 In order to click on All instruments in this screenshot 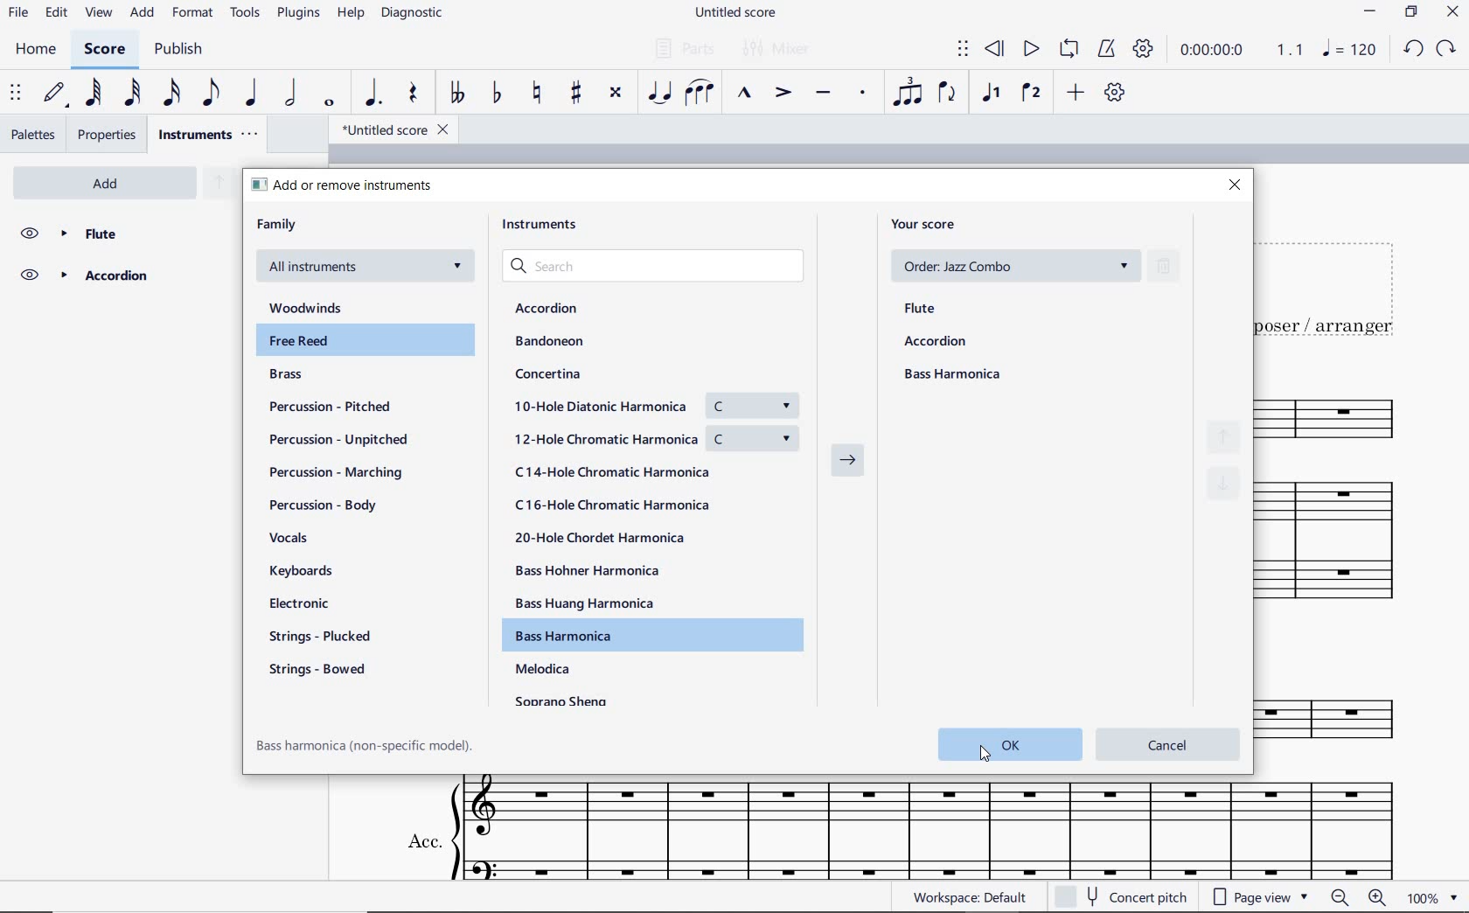, I will do `click(367, 270)`.